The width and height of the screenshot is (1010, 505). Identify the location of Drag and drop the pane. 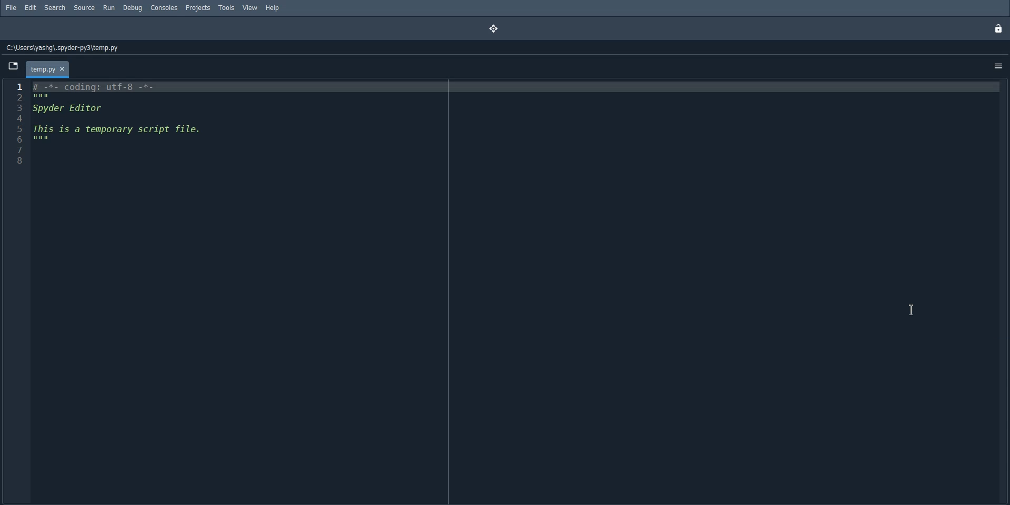
(496, 29).